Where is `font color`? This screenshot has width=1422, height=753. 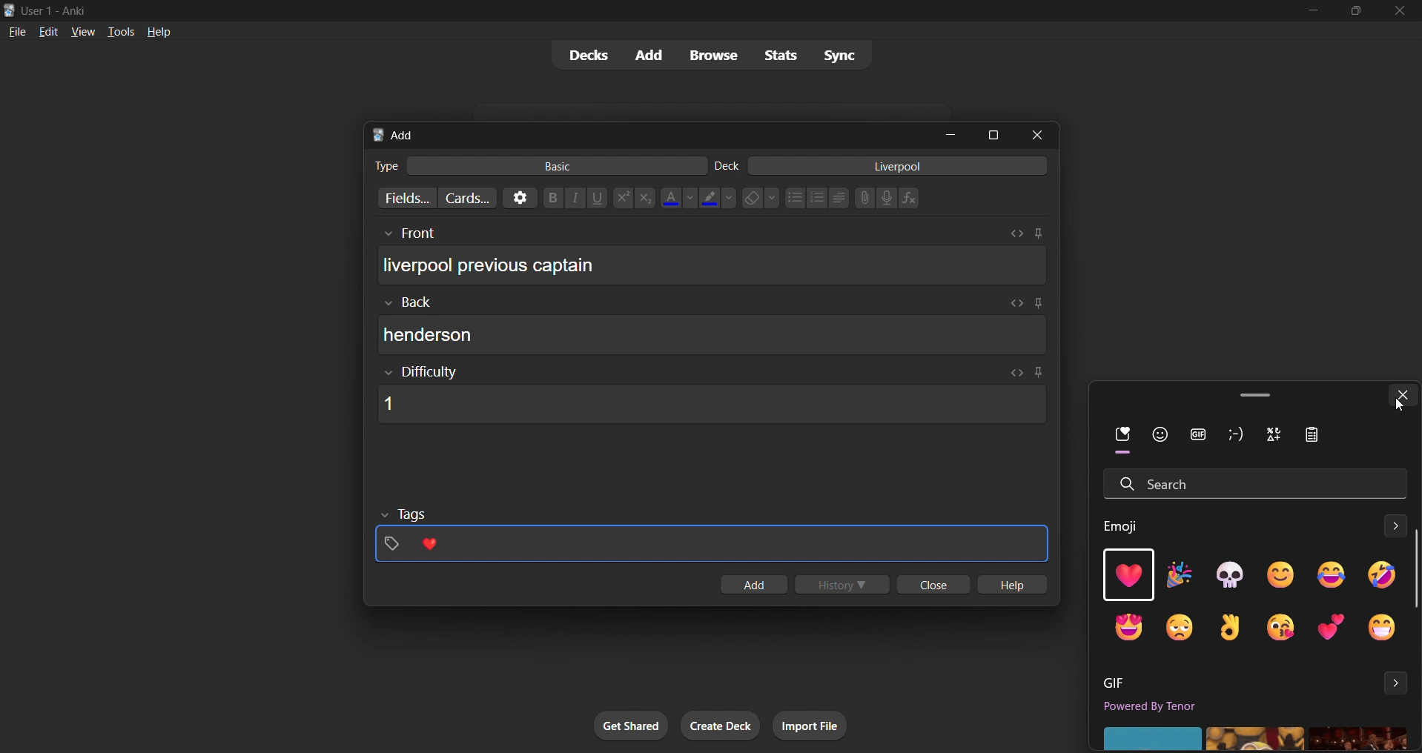
font color is located at coordinates (675, 196).